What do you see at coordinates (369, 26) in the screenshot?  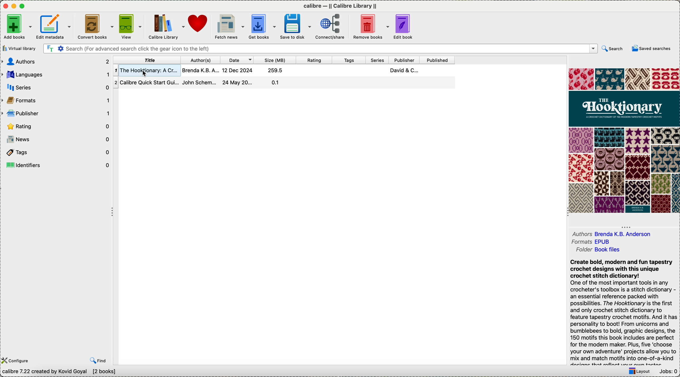 I see `remove books` at bounding box center [369, 26].